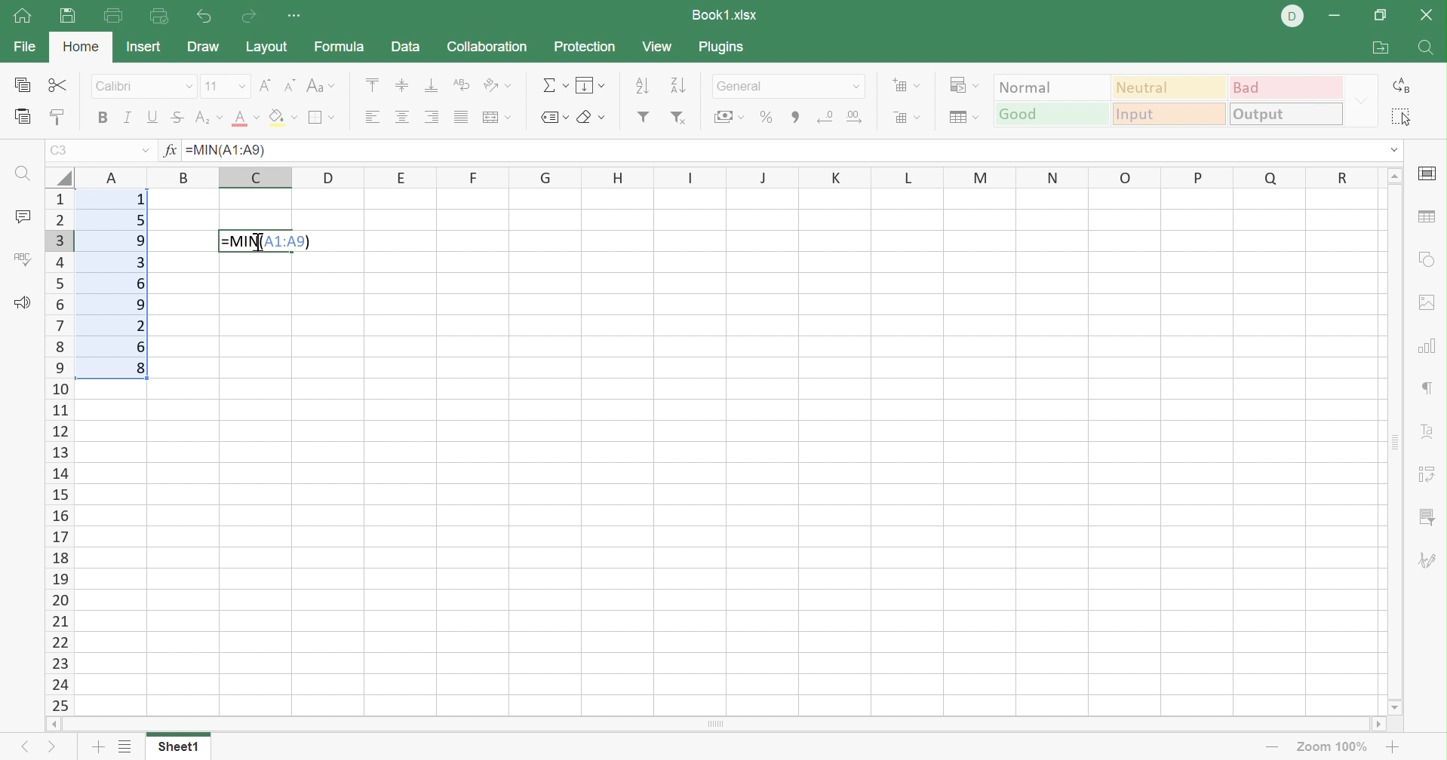 This screenshot has width=1447, height=760. What do you see at coordinates (170, 152) in the screenshot?
I see `fx` at bounding box center [170, 152].